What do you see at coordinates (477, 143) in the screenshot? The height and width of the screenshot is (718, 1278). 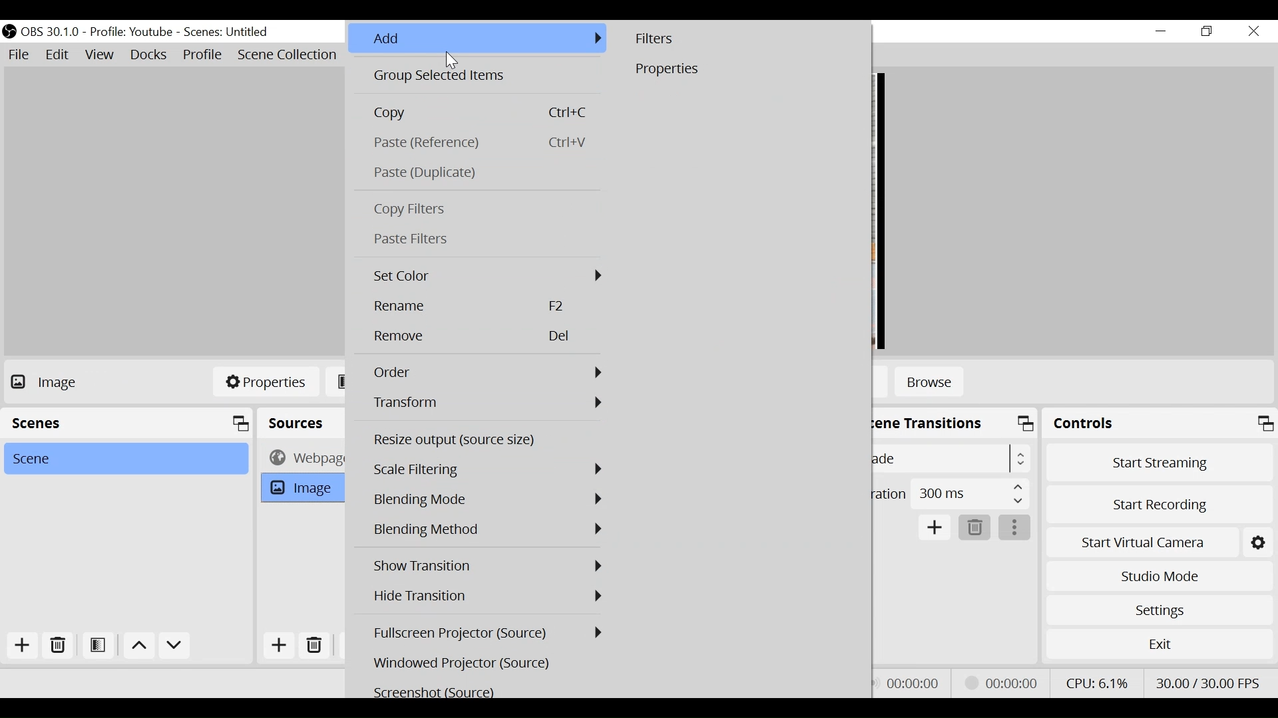 I see `Paste (Reference)` at bounding box center [477, 143].